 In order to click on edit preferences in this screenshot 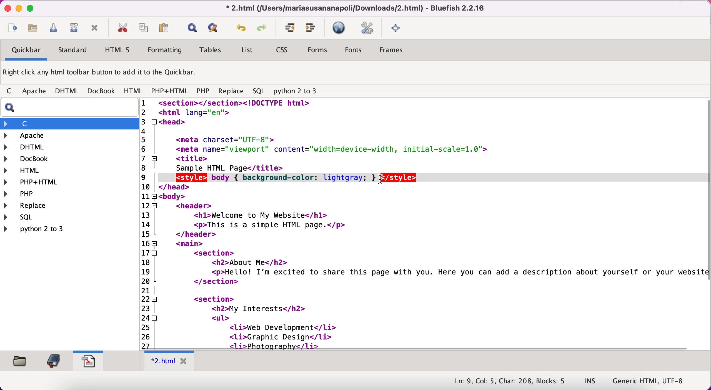, I will do `click(367, 29)`.